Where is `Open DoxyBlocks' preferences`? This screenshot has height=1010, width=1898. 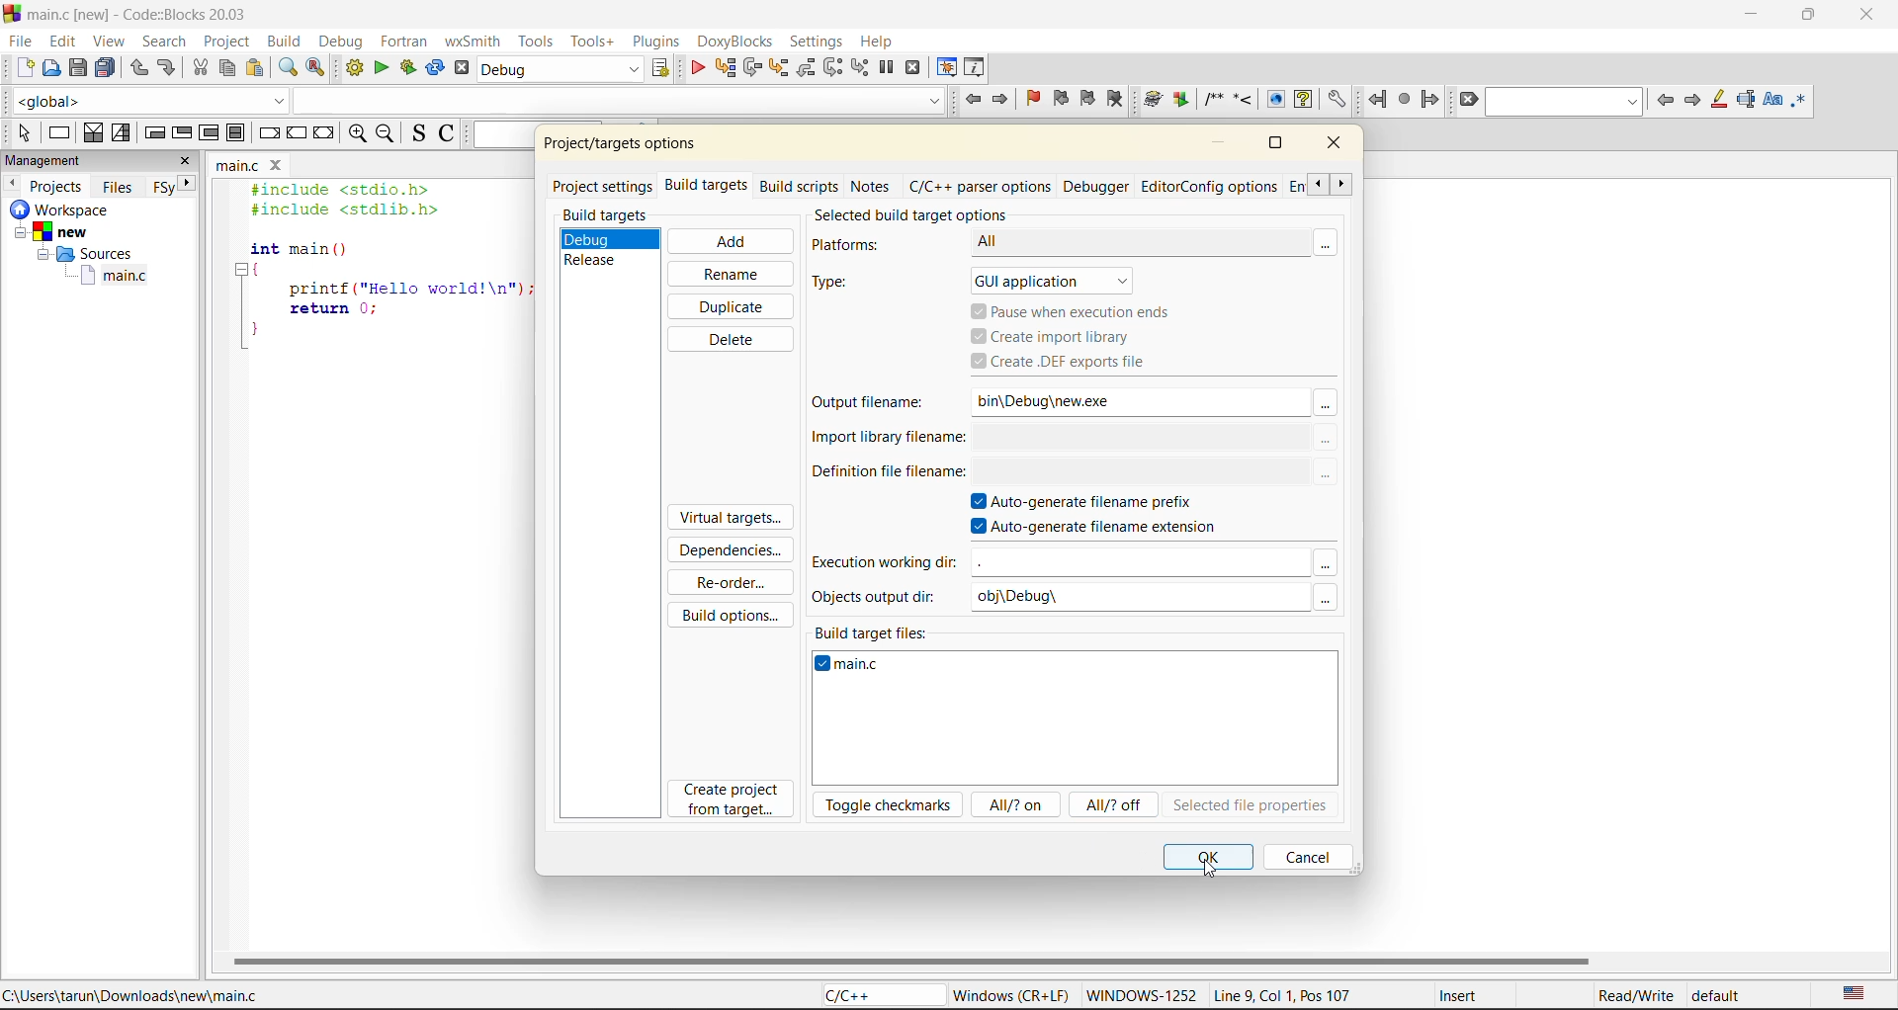 Open DoxyBlocks' preferences is located at coordinates (1336, 101).